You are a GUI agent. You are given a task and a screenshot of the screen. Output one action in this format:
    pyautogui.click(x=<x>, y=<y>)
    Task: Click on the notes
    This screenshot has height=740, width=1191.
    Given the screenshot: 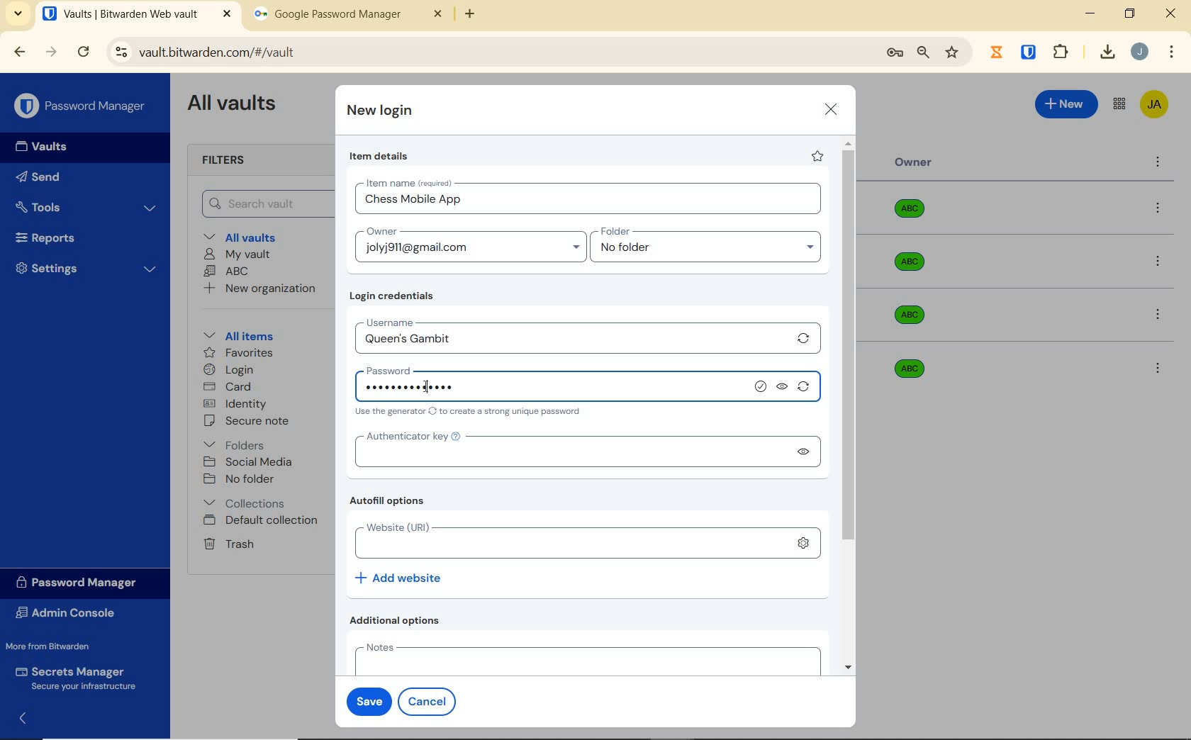 What is the action you would take?
    pyautogui.click(x=584, y=658)
    